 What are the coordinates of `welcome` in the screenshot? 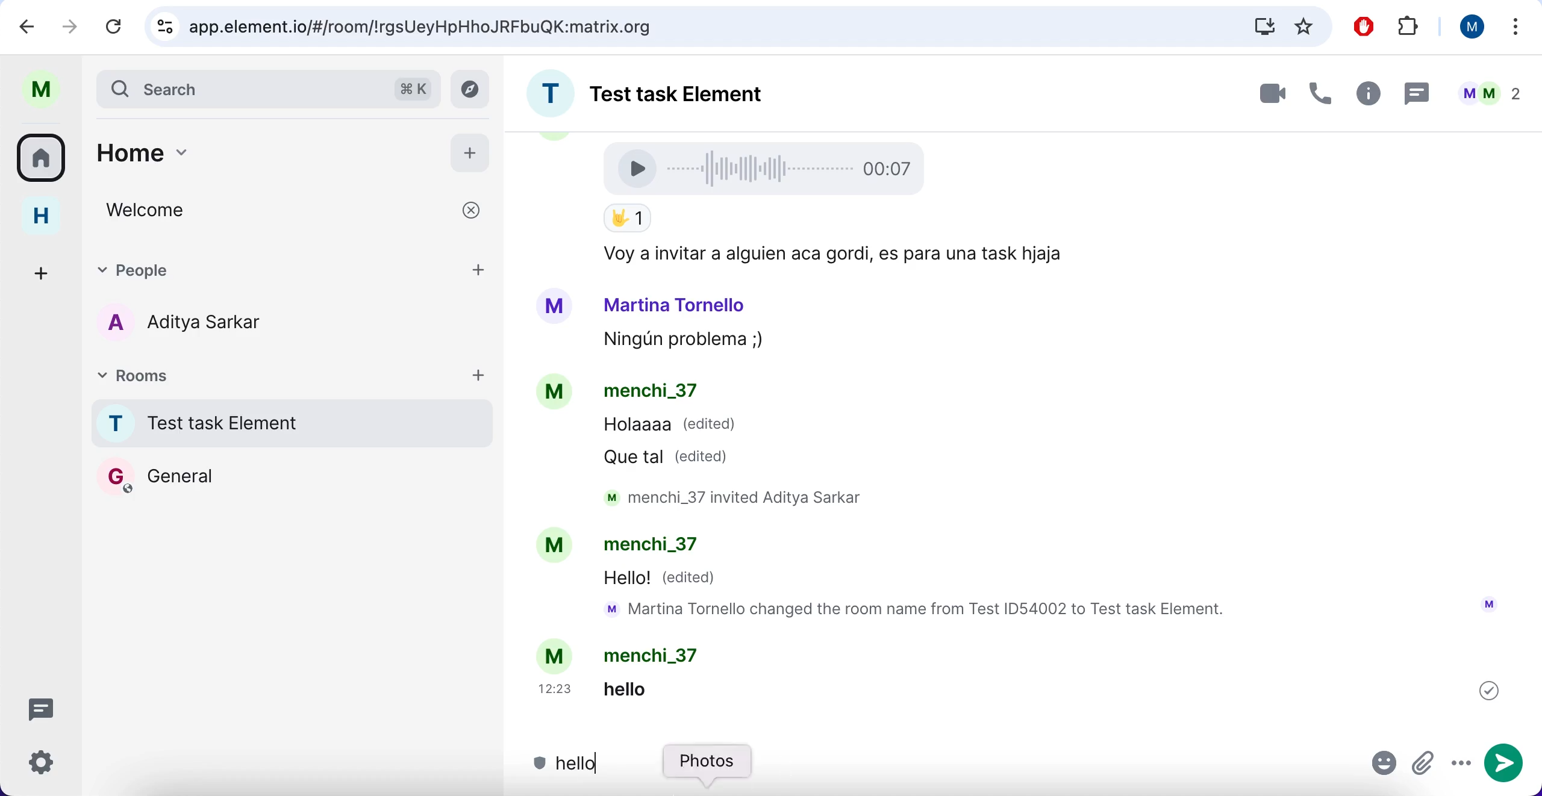 It's located at (295, 210).